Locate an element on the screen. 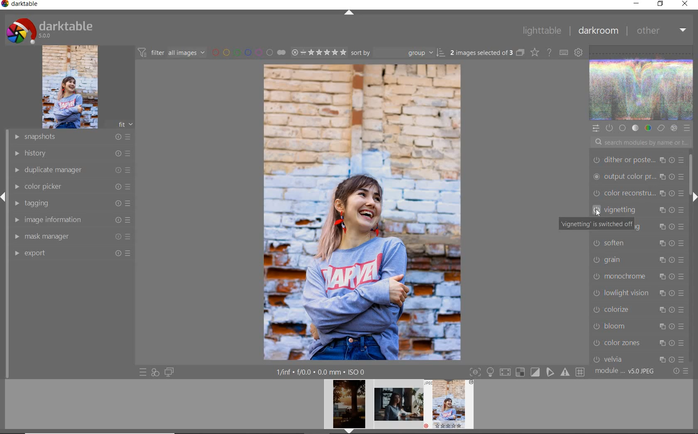 The width and height of the screenshot is (698, 434). enlarge canvas is located at coordinates (638, 275).